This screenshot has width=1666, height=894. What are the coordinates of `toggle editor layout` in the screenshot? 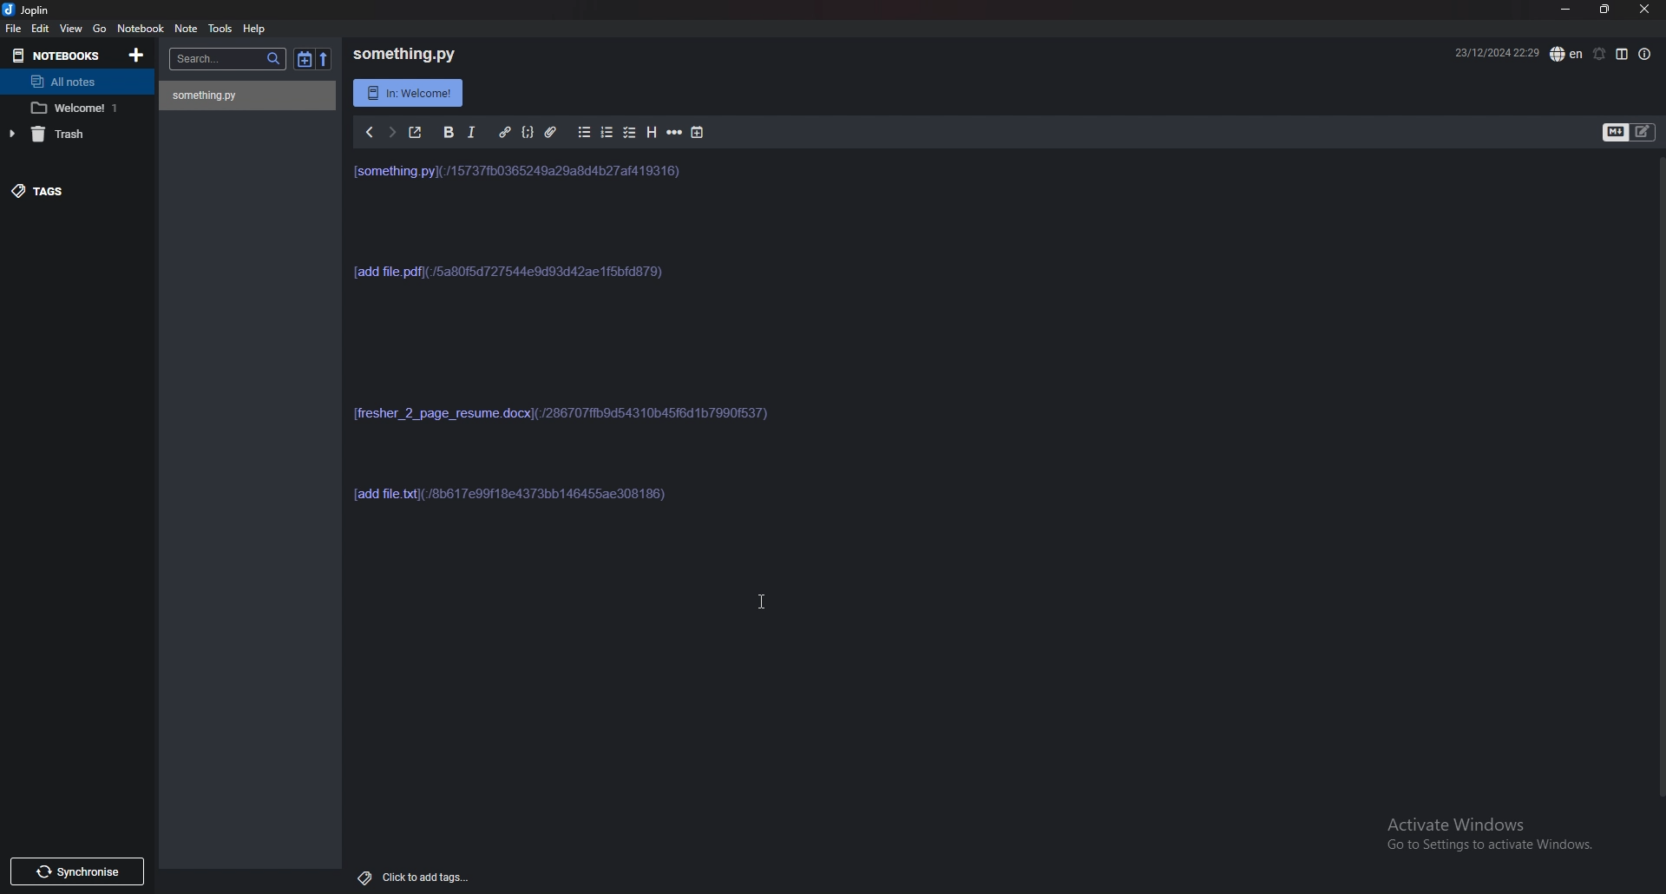 It's located at (1623, 55).